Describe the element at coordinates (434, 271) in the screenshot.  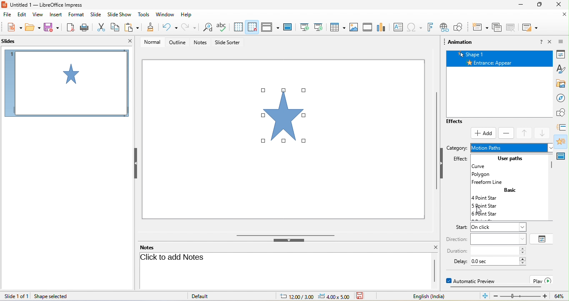
I see `scrollbar` at that location.